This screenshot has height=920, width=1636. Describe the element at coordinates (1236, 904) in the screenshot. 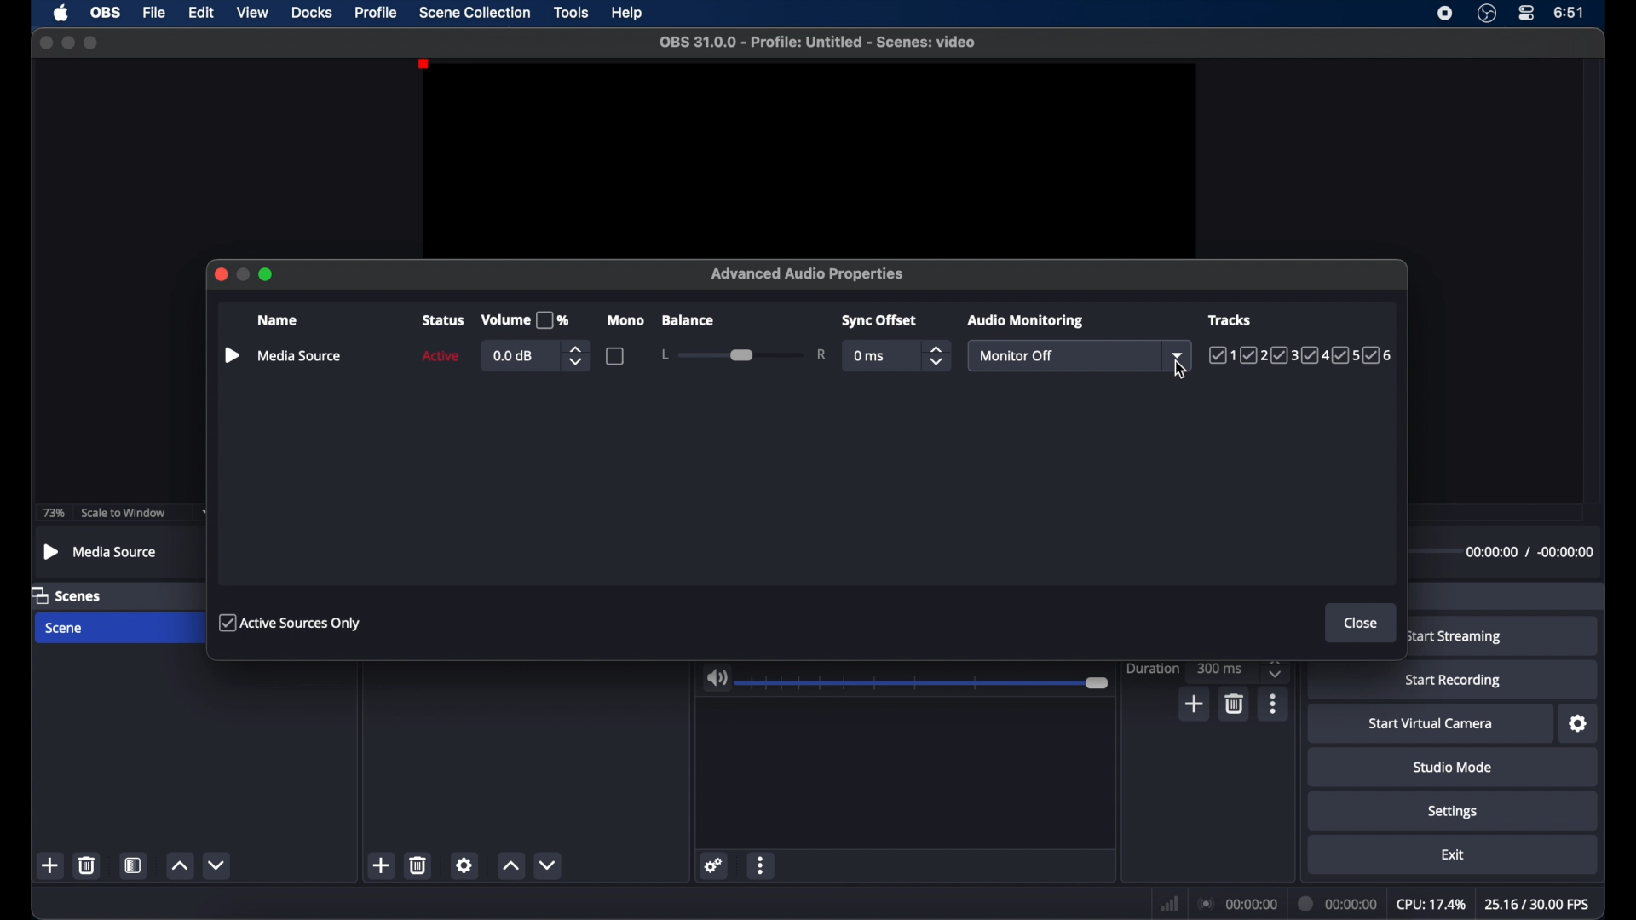

I see `connections` at that location.